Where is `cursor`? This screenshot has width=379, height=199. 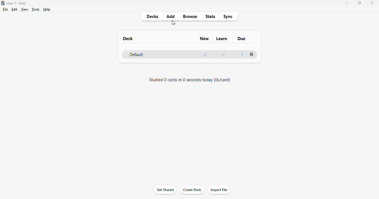
cursor is located at coordinates (173, 23).